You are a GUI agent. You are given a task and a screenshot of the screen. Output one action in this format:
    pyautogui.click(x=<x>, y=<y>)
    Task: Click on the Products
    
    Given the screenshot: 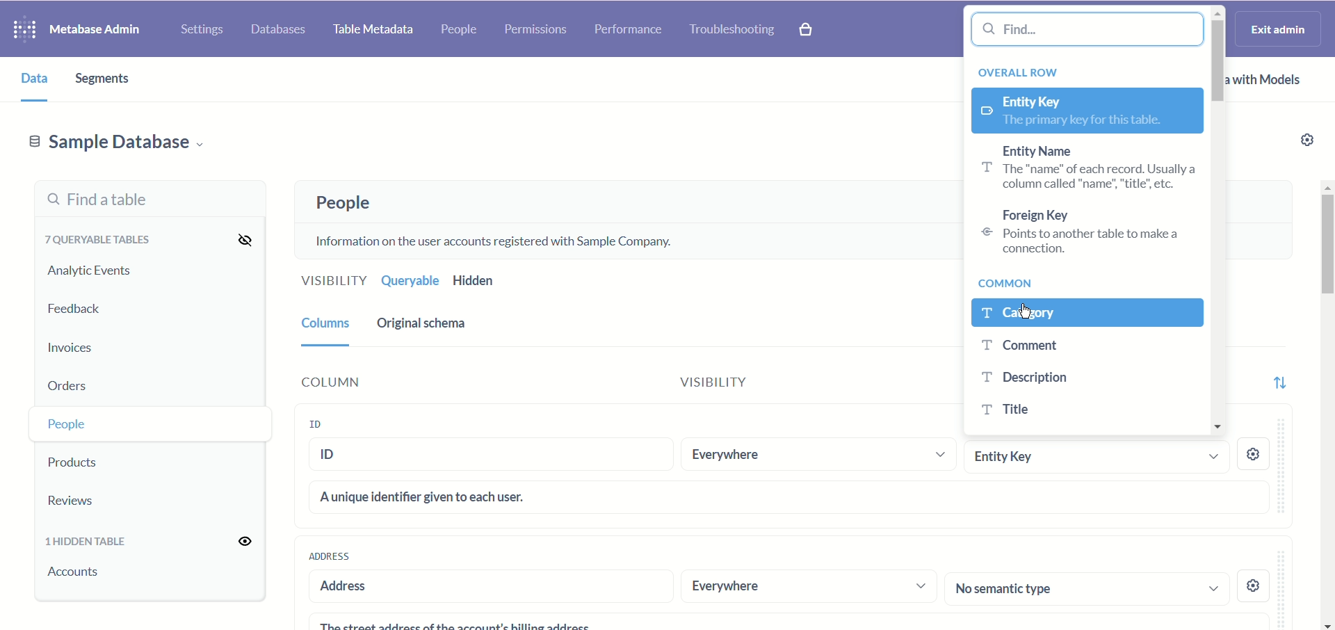 What is the action you would take?
    pyautogui.click(x=99, y=460)
    